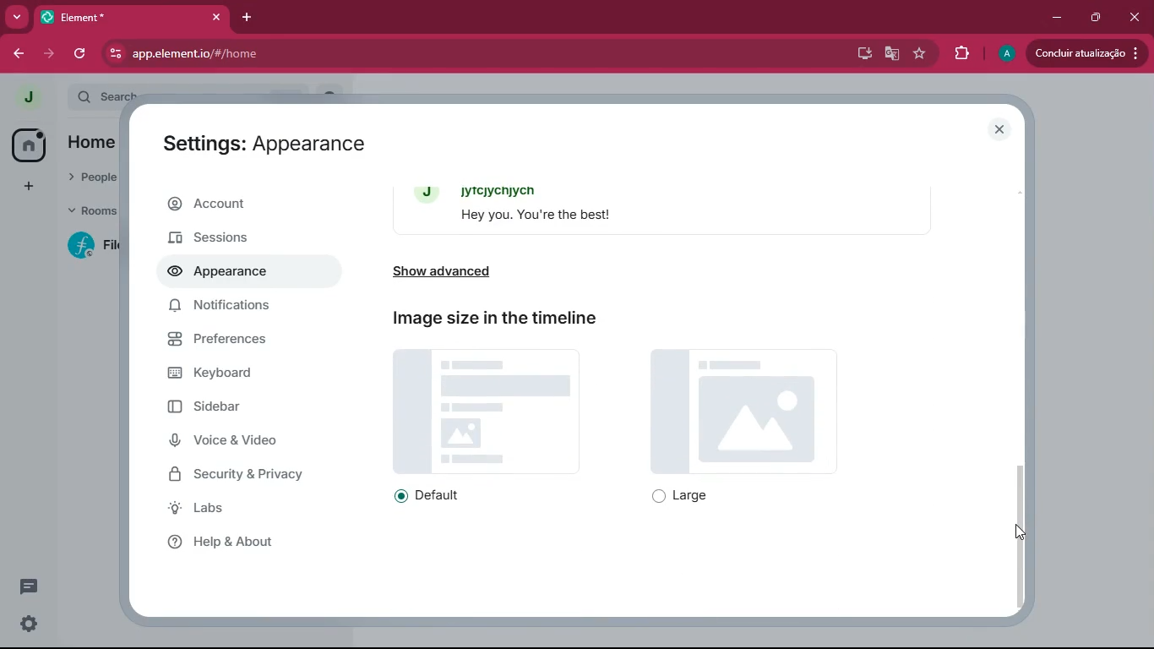  Describe the element at coordinates (861, 52) in the screenshot. I see `desktop` at that location.